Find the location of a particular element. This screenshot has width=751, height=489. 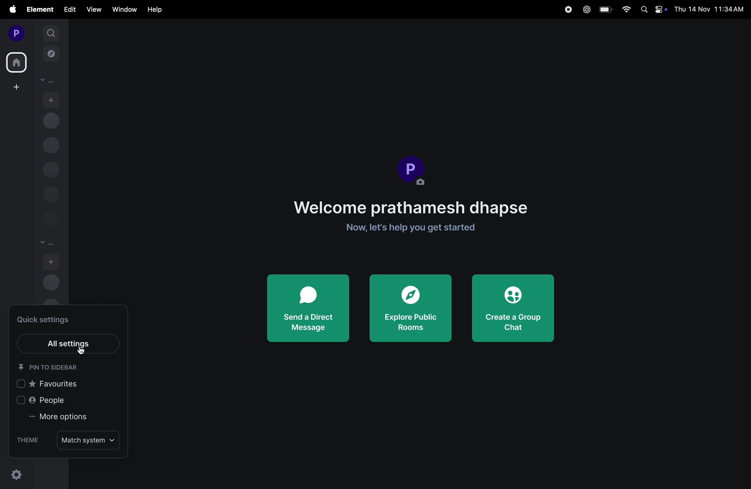

explore public is located at coordinates (411, 309).